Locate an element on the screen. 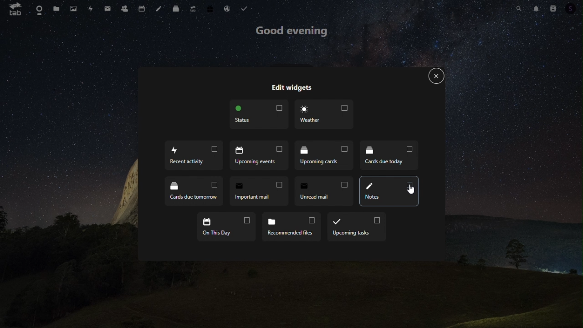 Image resolution: width=583 pixels, height=328 pixels. task is located at coordinates (246, 8).